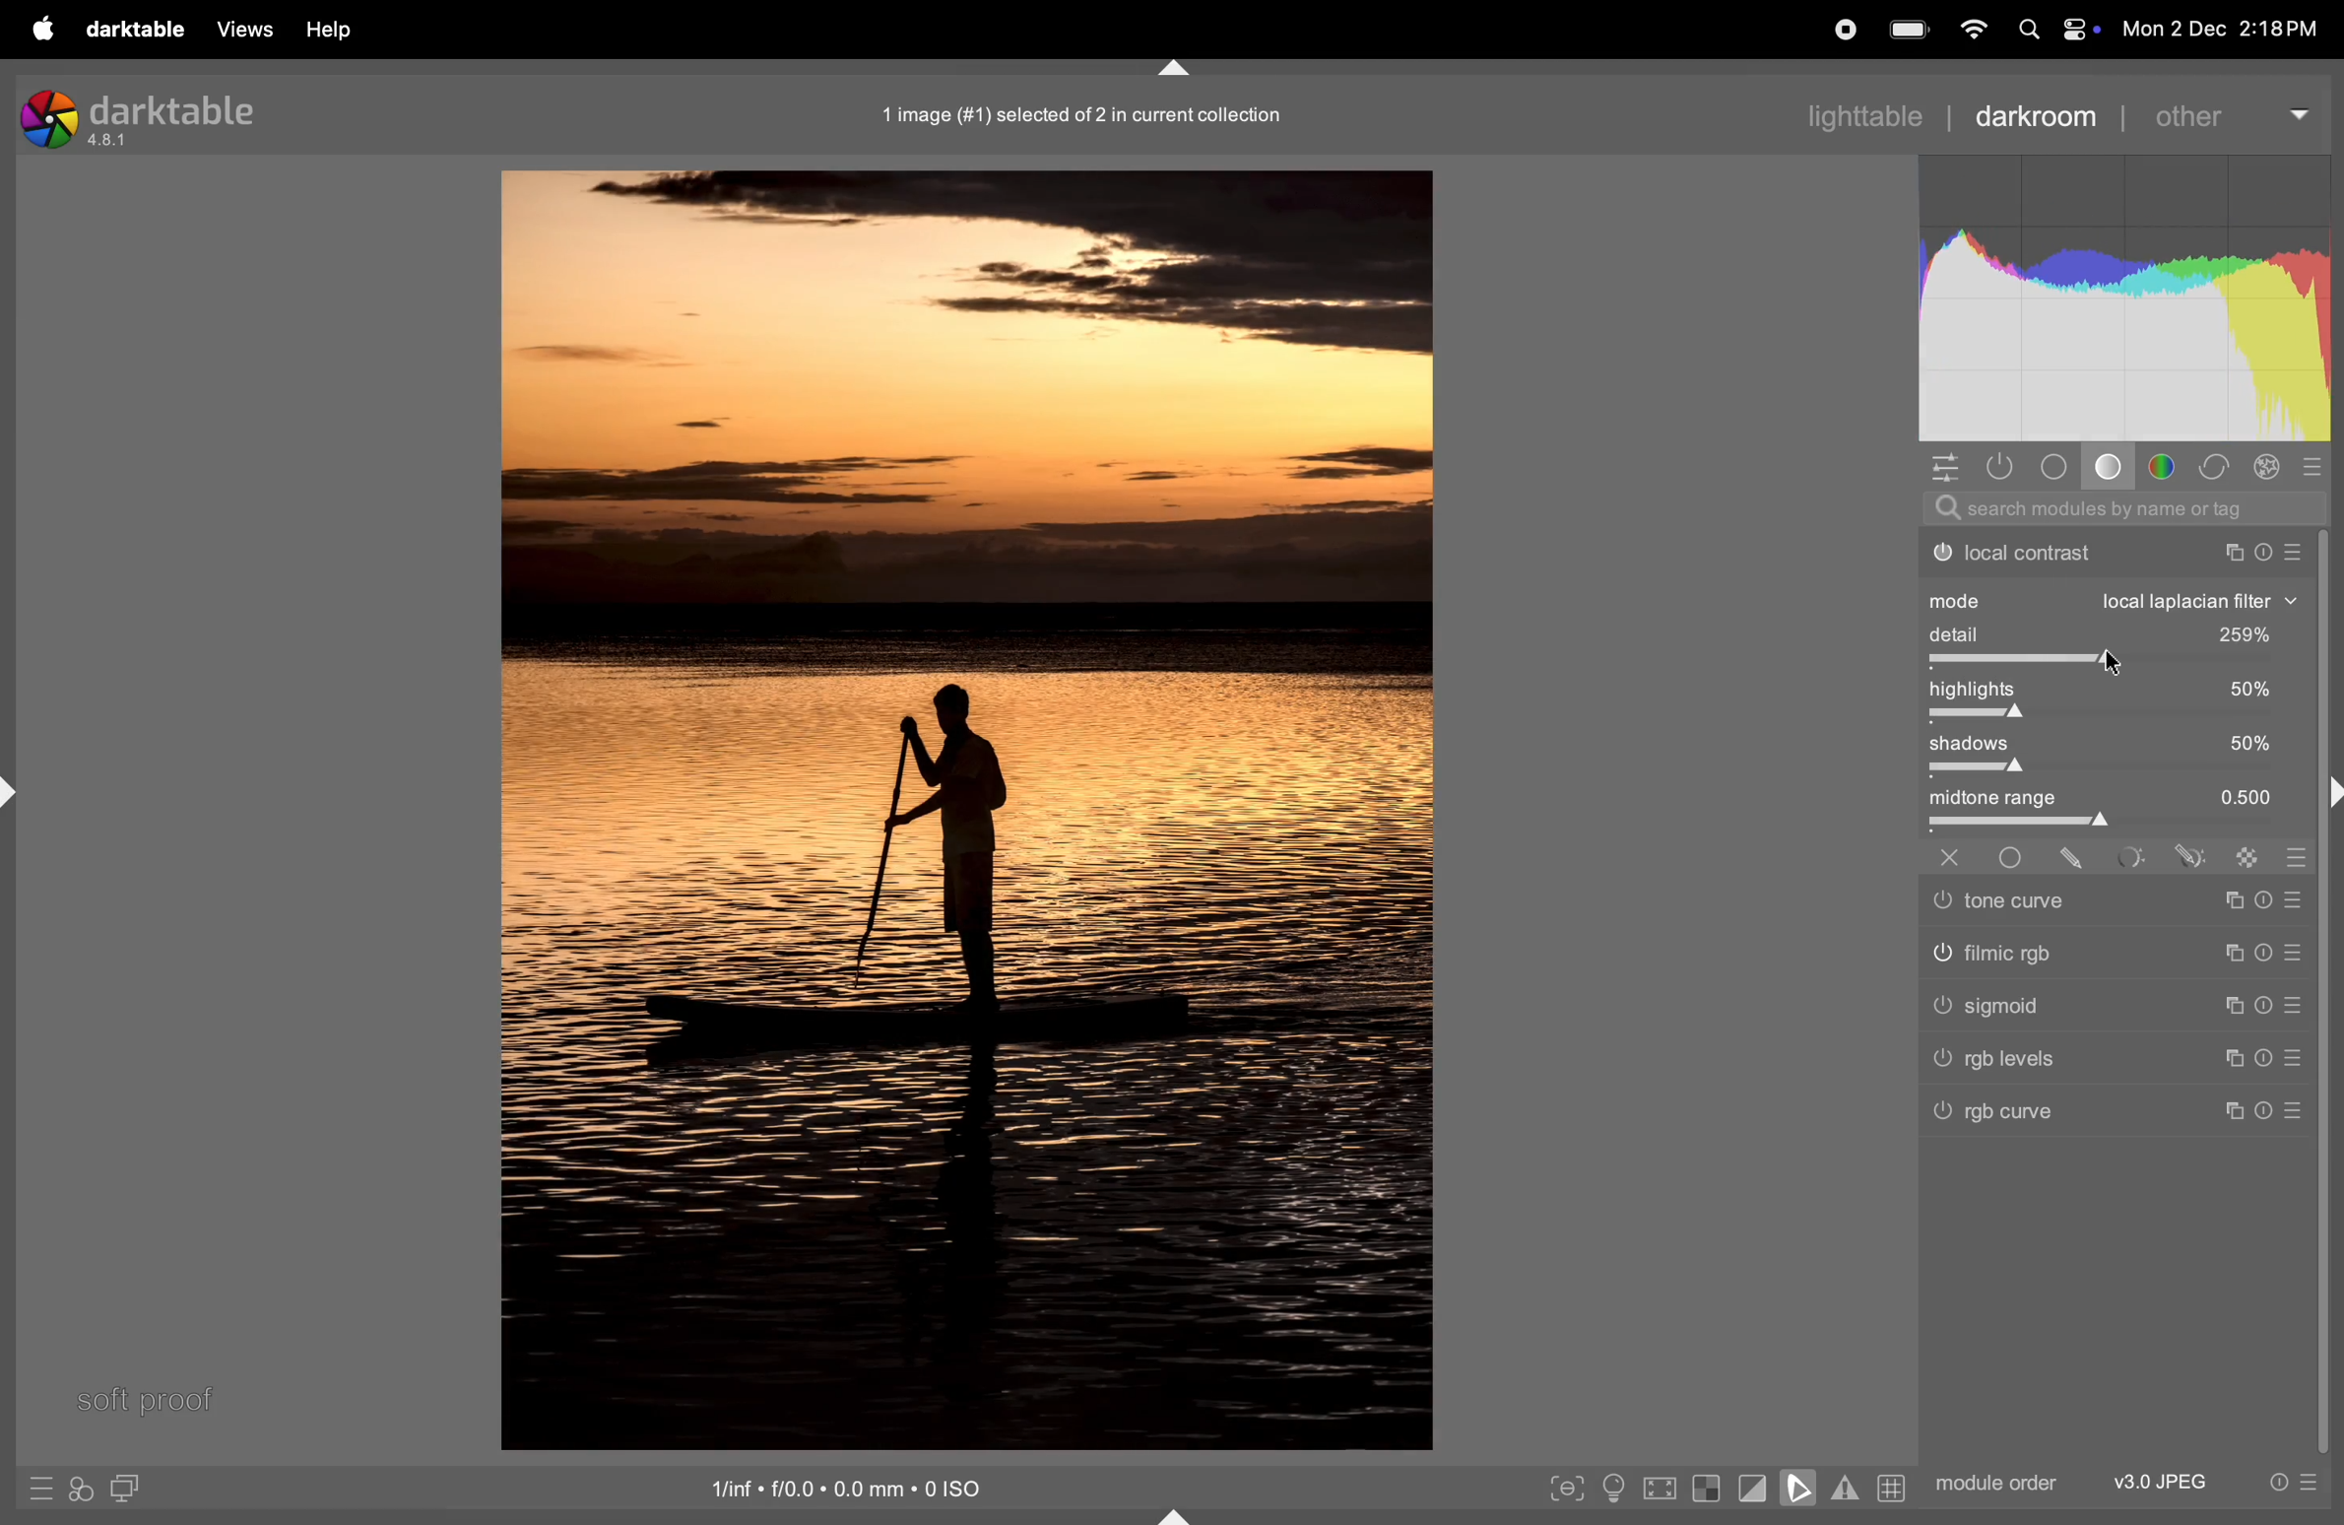  I want to click on sign , so click(2238, 907).